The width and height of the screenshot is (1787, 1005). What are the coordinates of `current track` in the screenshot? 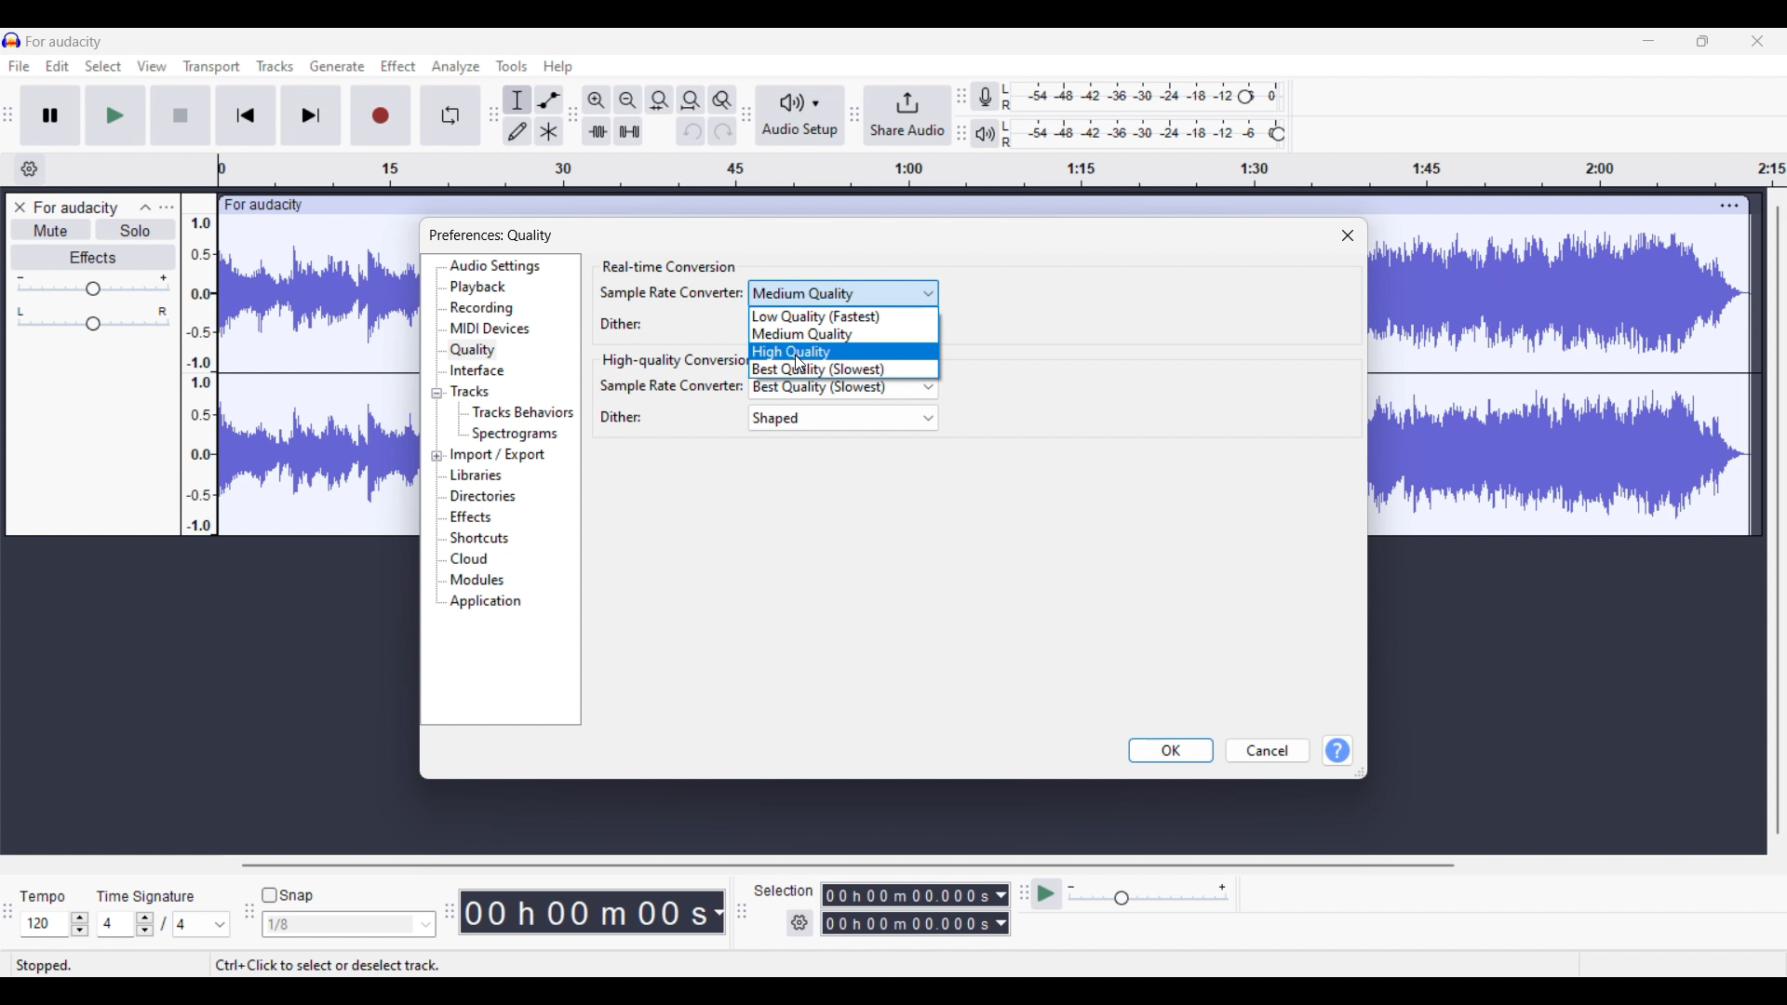 It's located at (319, 374).